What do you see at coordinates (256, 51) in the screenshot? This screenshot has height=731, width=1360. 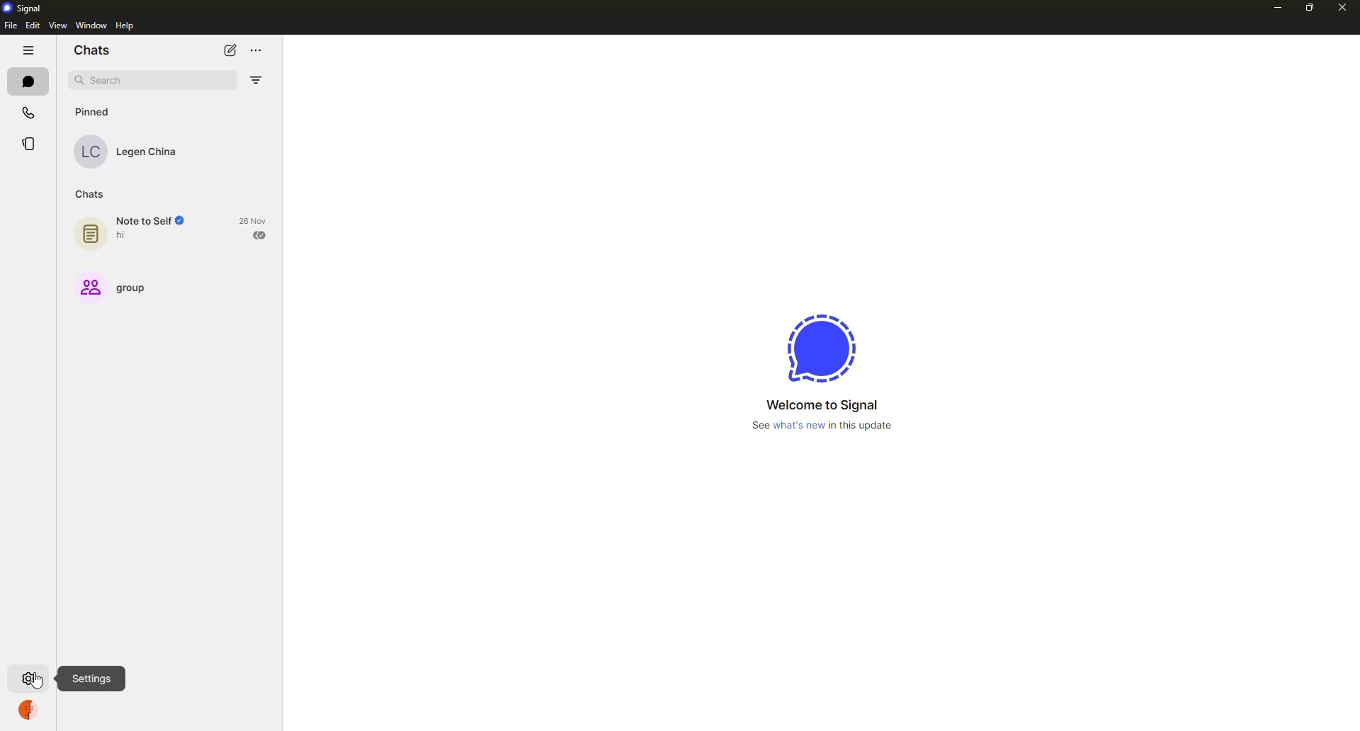 I see `more` at bounding box center [256, 51].